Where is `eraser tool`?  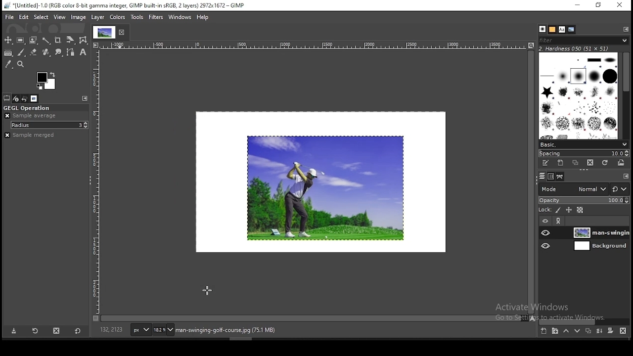 eraser tool is located at coordinates (34, 52).